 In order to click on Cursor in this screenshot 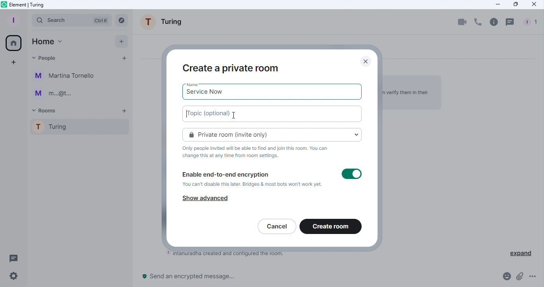, I will do `click(233, 116)`.